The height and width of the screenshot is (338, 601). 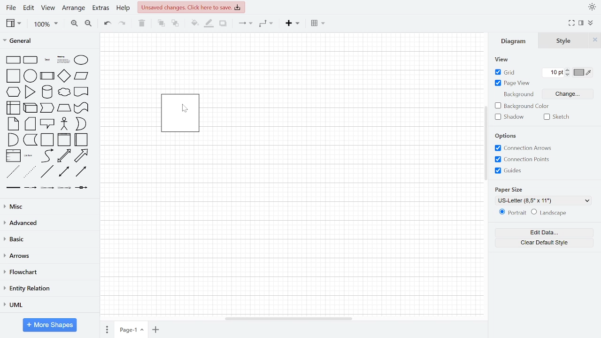 I want to click on undo, so click(x=106, y=24).